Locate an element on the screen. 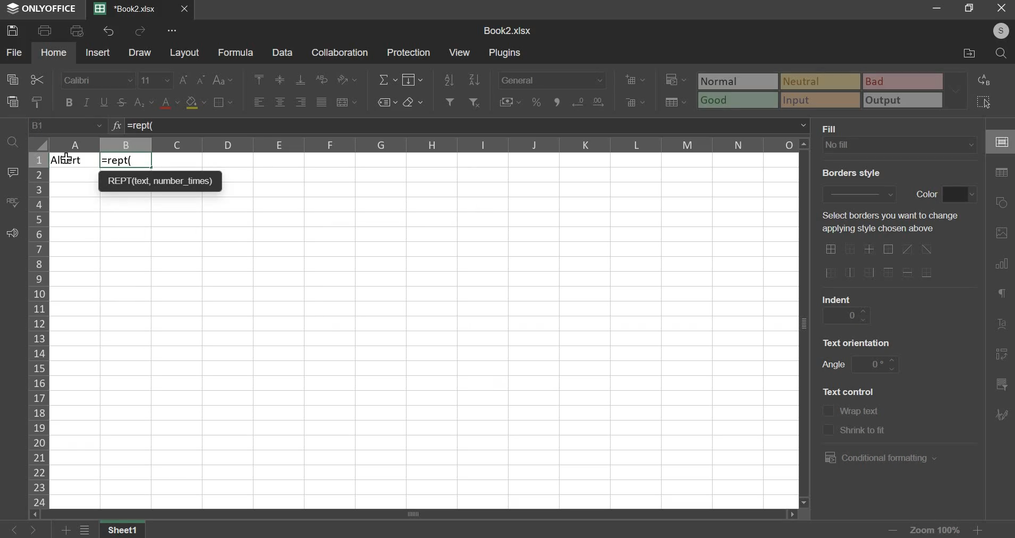 The height and width of the screenshot is (538, 1015). go forward is located at coordinates (38, 530).